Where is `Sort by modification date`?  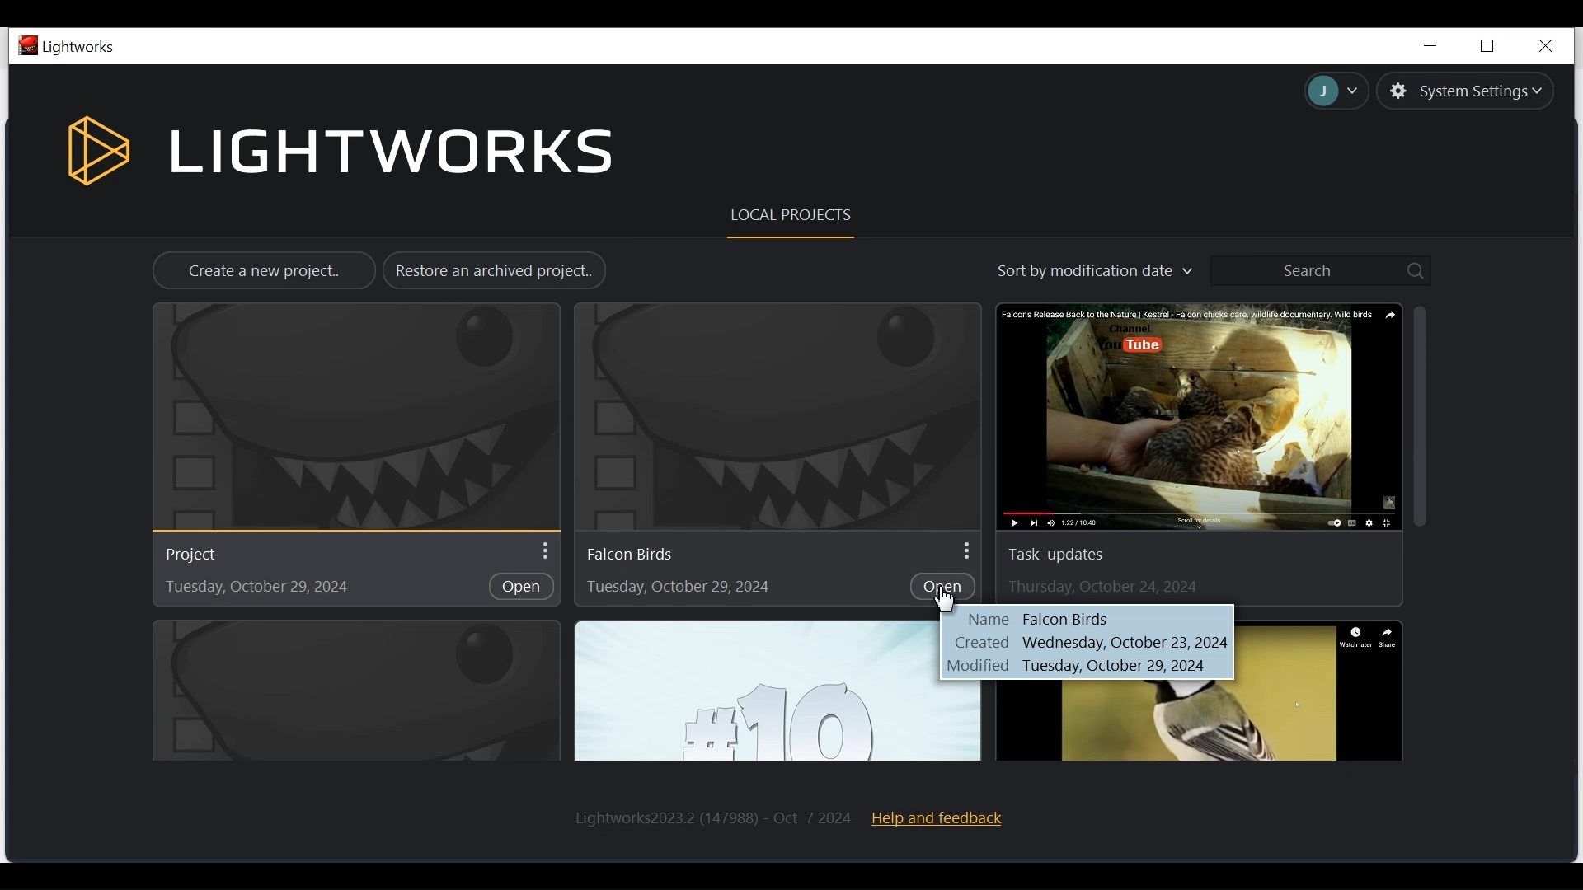
Sort by modification date is located at coordinates (1083, 273).